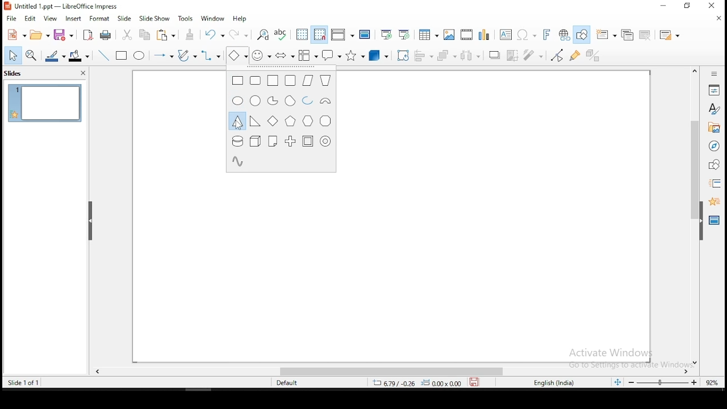 Image resolution: width=727 pixels, height=409 pixels. I want to click on new slide, so click(607, 34).